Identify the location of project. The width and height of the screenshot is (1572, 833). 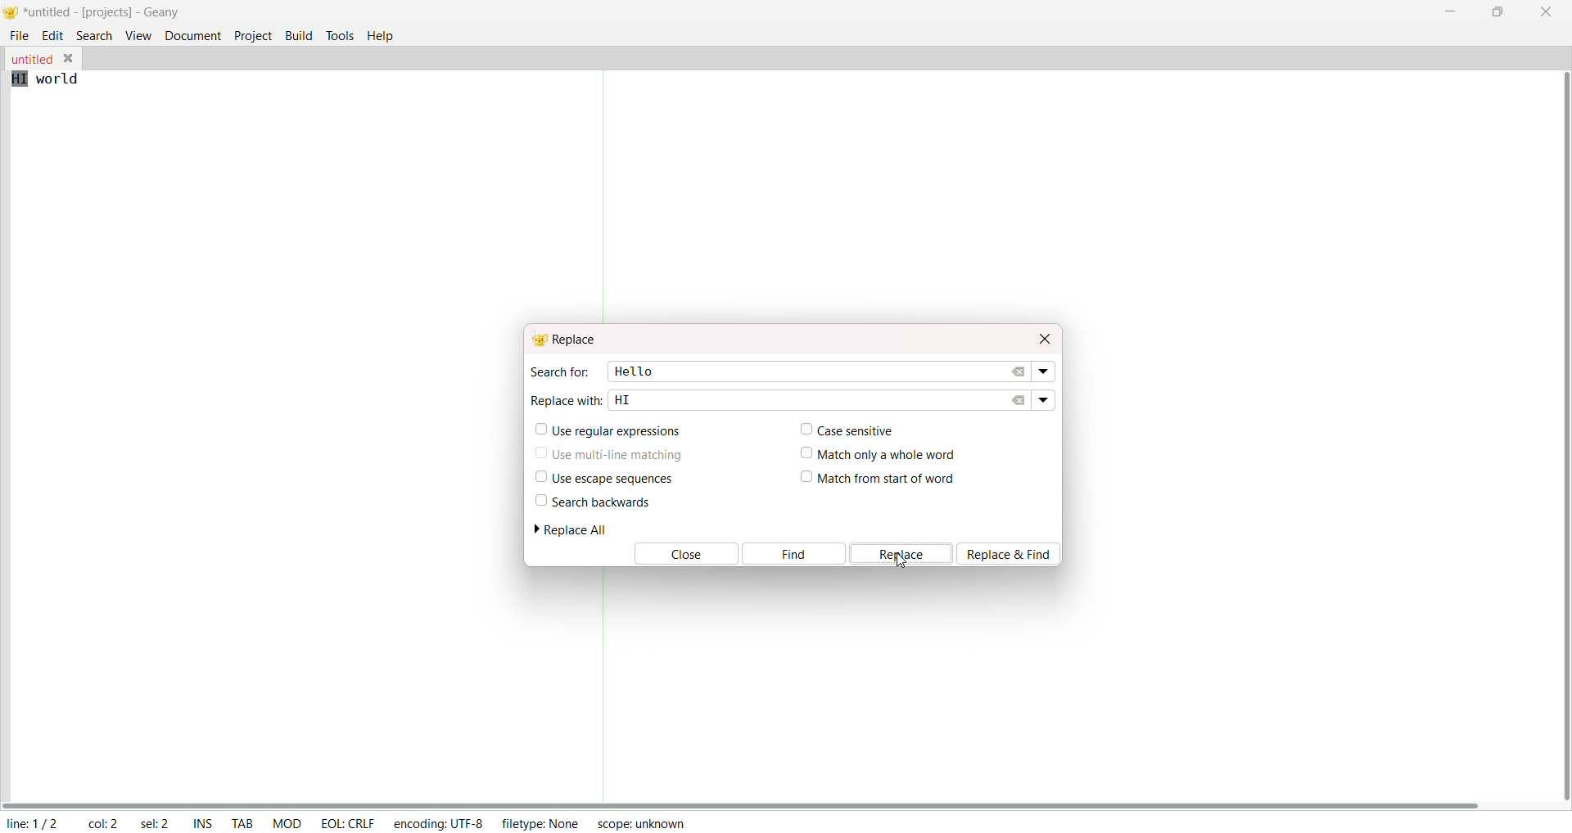
(253, 34).